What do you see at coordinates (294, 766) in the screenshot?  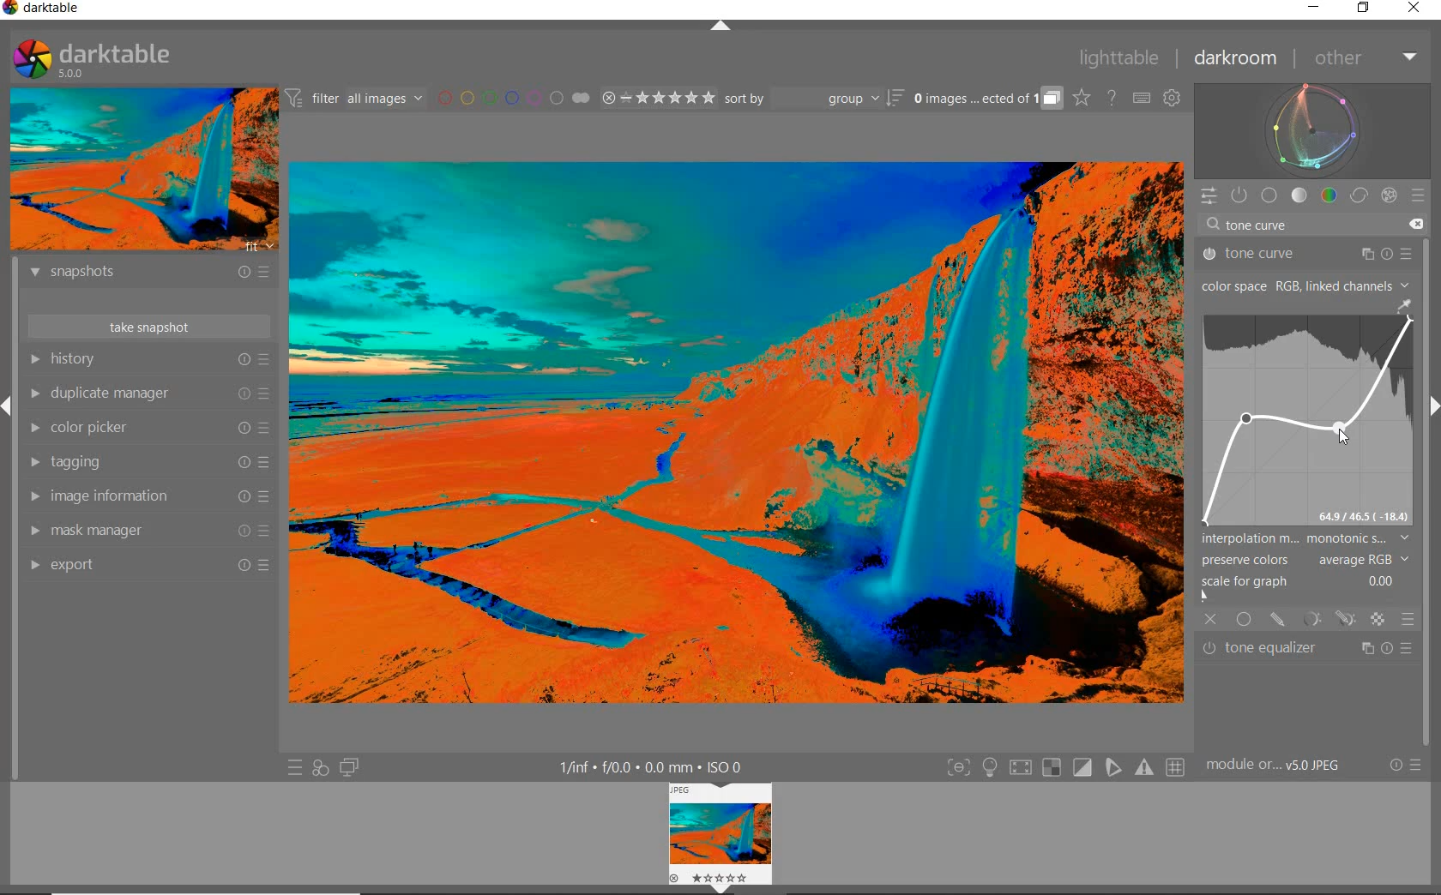 I see `QUICK ACCESS TO PRESET` at bounding box center [294, 766].